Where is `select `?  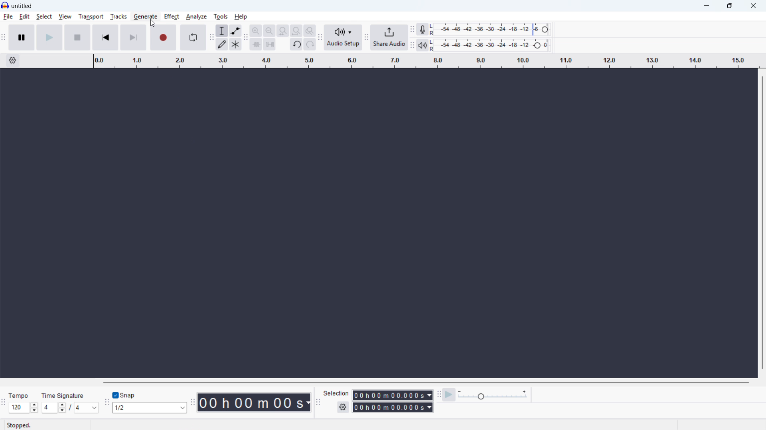
select  is located at coordinates (44, 16).